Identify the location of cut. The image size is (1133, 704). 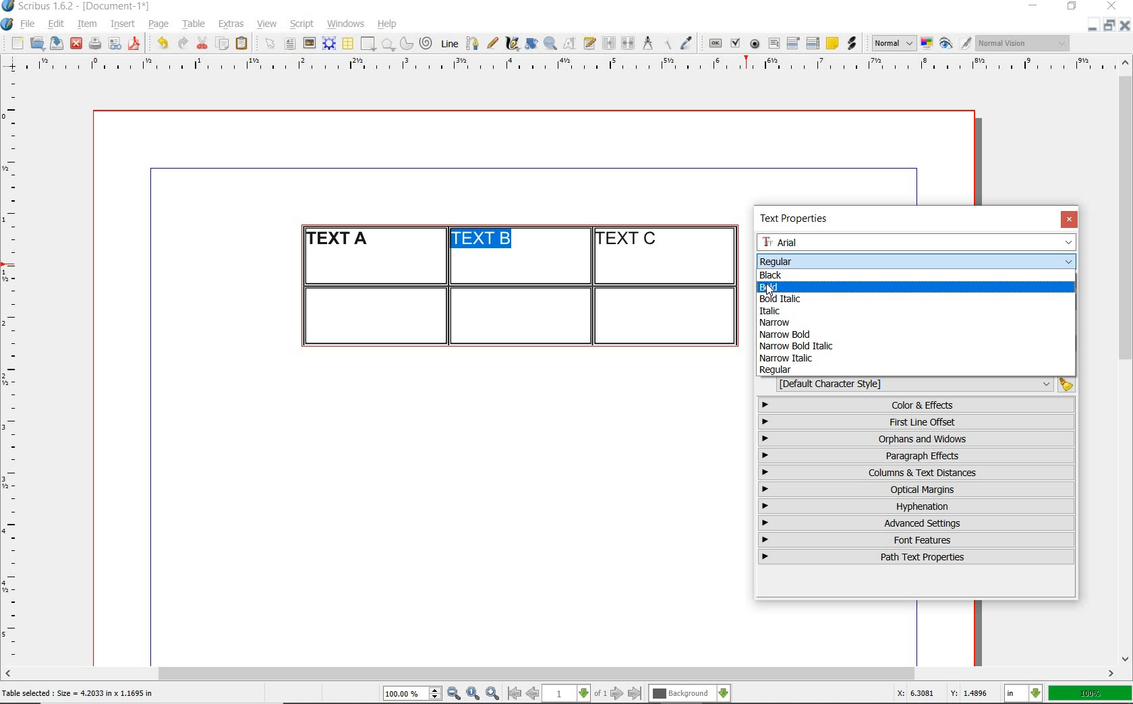
(202, 42).